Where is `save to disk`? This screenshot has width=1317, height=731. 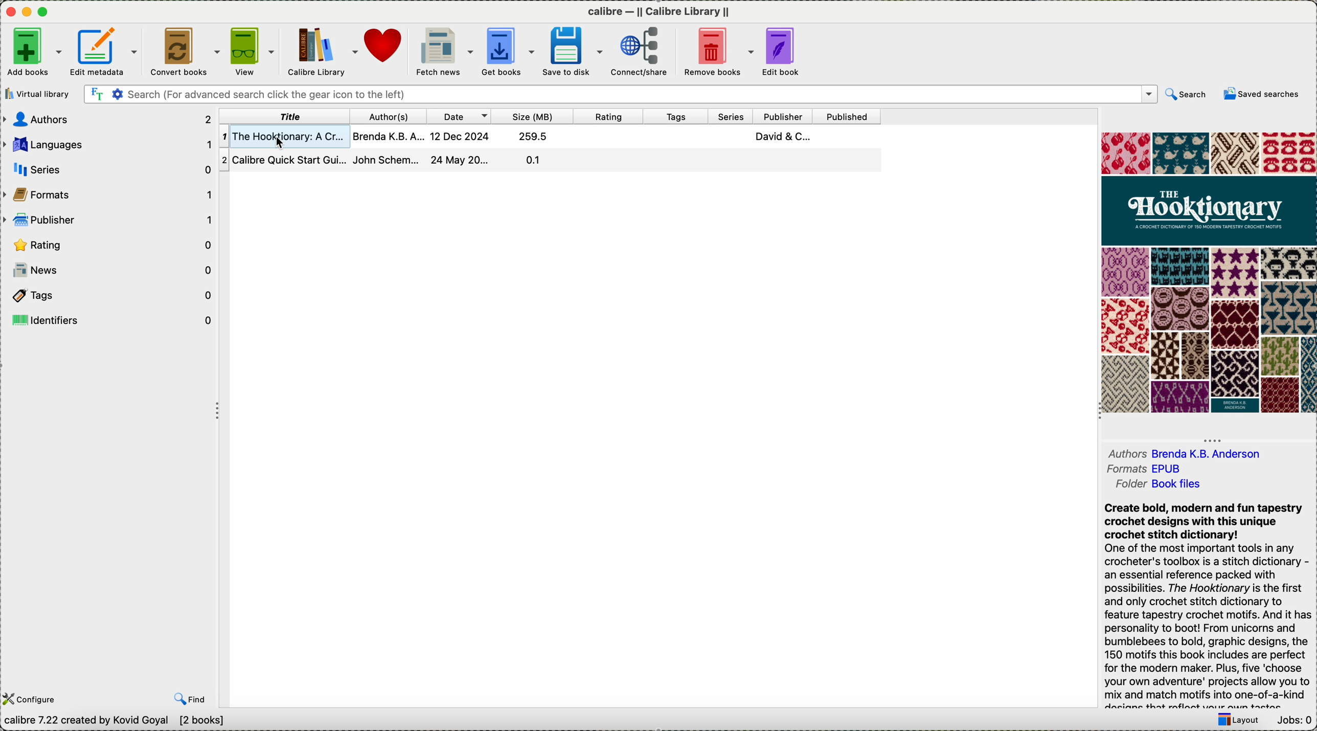
save to disk is located at coordinates (572, 51).